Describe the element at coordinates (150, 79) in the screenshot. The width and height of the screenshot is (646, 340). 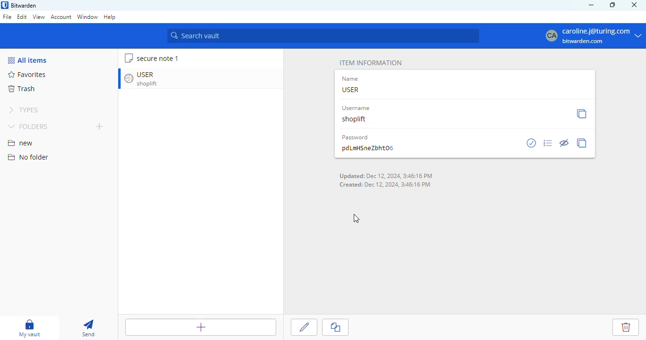
I see `USER   shoplift` at that location.